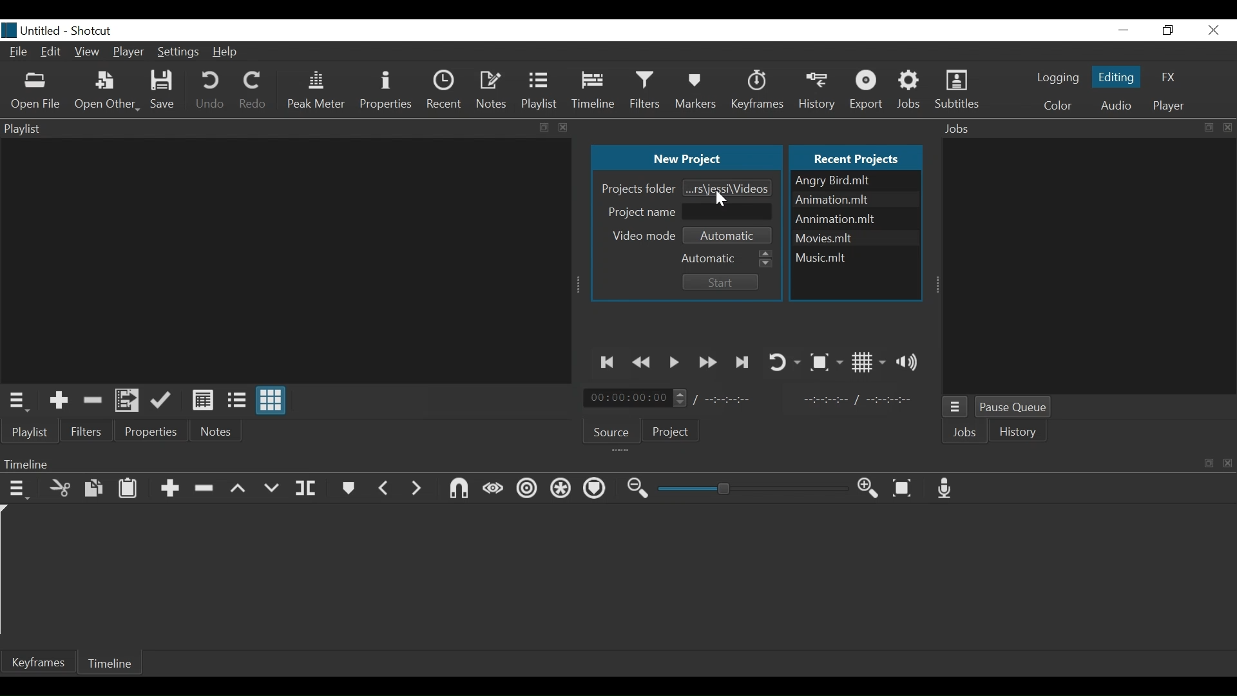 This screenshot has width=1237, height=696. Describe the element at coordinates (1124, 30) in the screenshot. I see `minimize` at that location.